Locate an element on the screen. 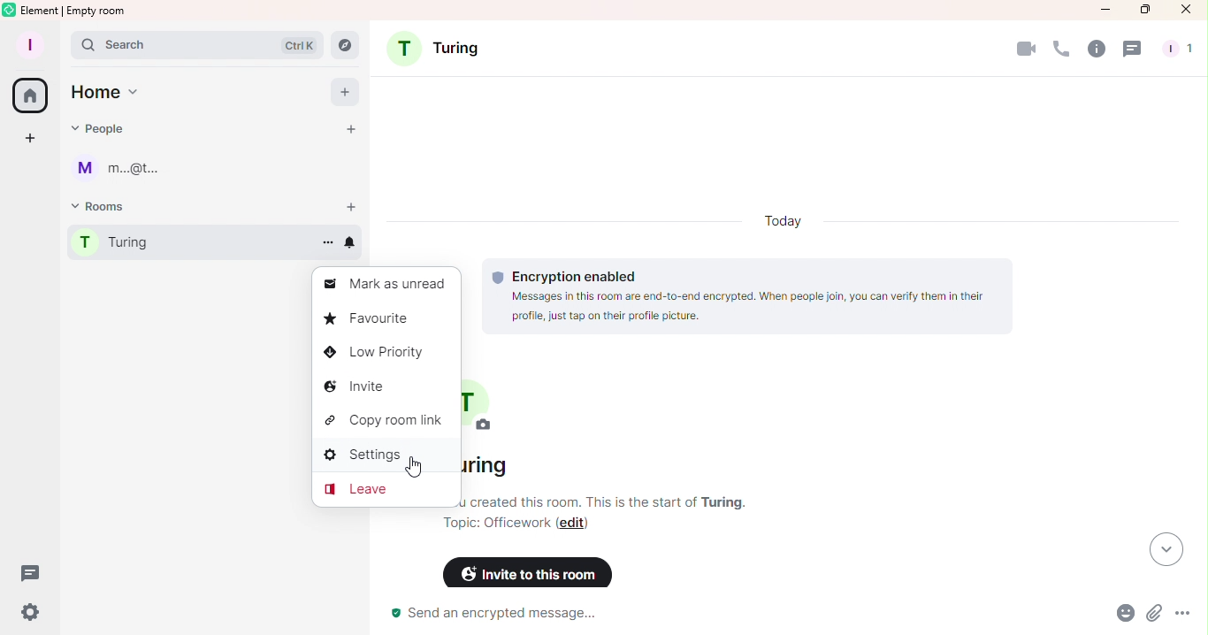 The image size is (1208, 635). Low priority is located at coordinates (380, 353).